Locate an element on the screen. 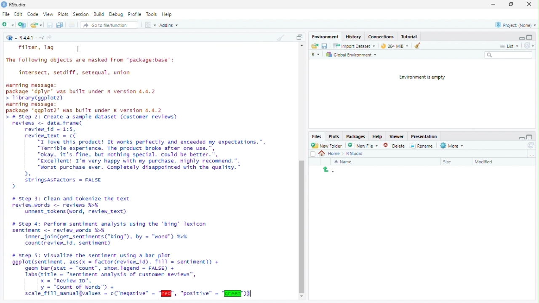 The width and height of the screenshot is (539, 303). # Step 5: visualize the sentiment using a bar plot
ggplot (sentiment, aes(x = factor (review_id), 111 = sentiment) +
geom_bar (stat = “count”, show.legend = FALSE) +
Tabs(title = "sentiment Analysis of Customer Reviews",
x = "Review 10",
y = “Count of Words") +
scale_fi11_manual(values = c("negative” = Jill", "positive" = EER) is located at coordinates (136, 275).